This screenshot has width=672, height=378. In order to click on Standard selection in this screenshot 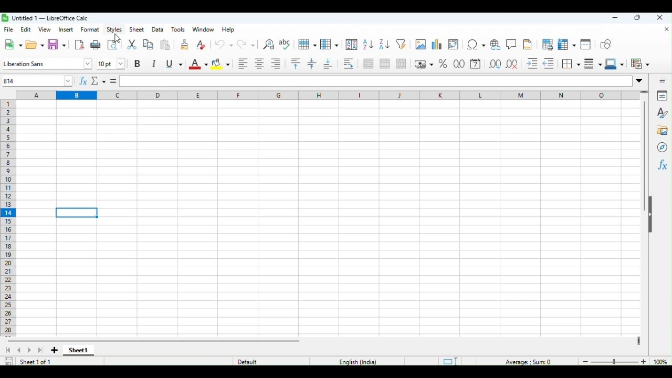, I will do `click(449, 360)`.